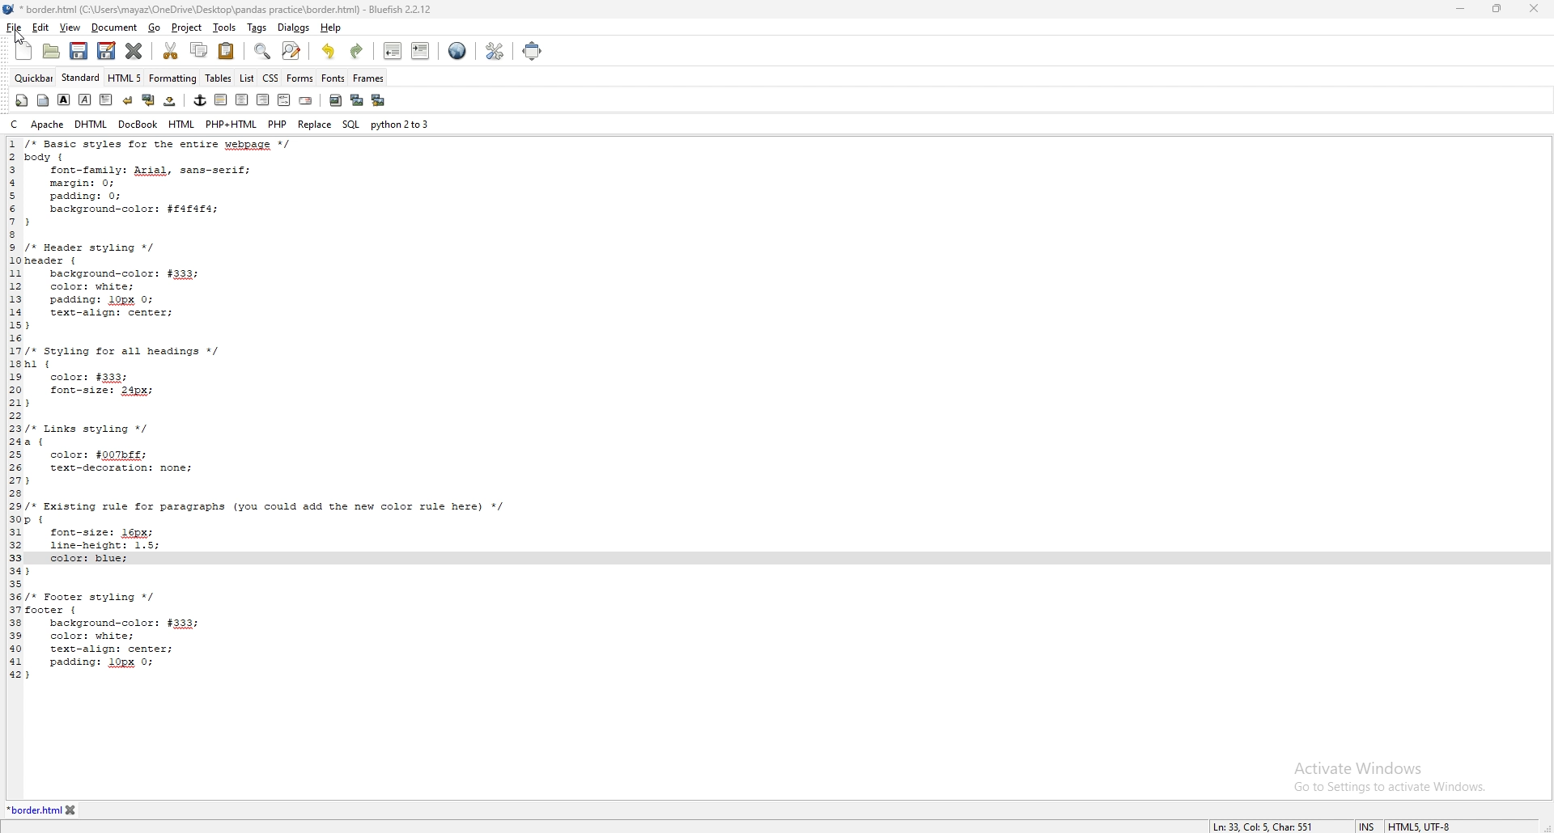 This screenshot has width=1554, height=833. Describe the element at coordinates (115, 27) in the screenshot. I see `document` at that location.